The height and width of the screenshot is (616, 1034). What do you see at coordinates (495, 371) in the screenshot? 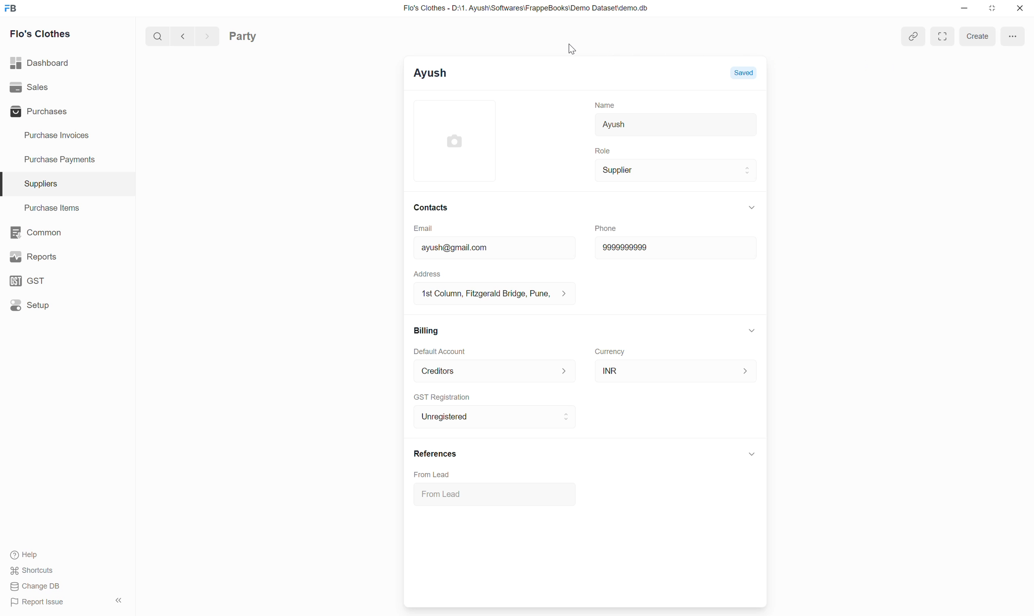
I see `Default Account` at bounding box center [495, 371].